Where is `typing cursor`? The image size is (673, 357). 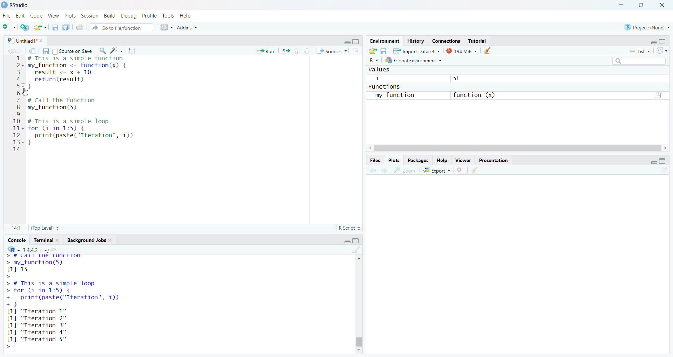 typing cursor is located at coordinates (30, 150).